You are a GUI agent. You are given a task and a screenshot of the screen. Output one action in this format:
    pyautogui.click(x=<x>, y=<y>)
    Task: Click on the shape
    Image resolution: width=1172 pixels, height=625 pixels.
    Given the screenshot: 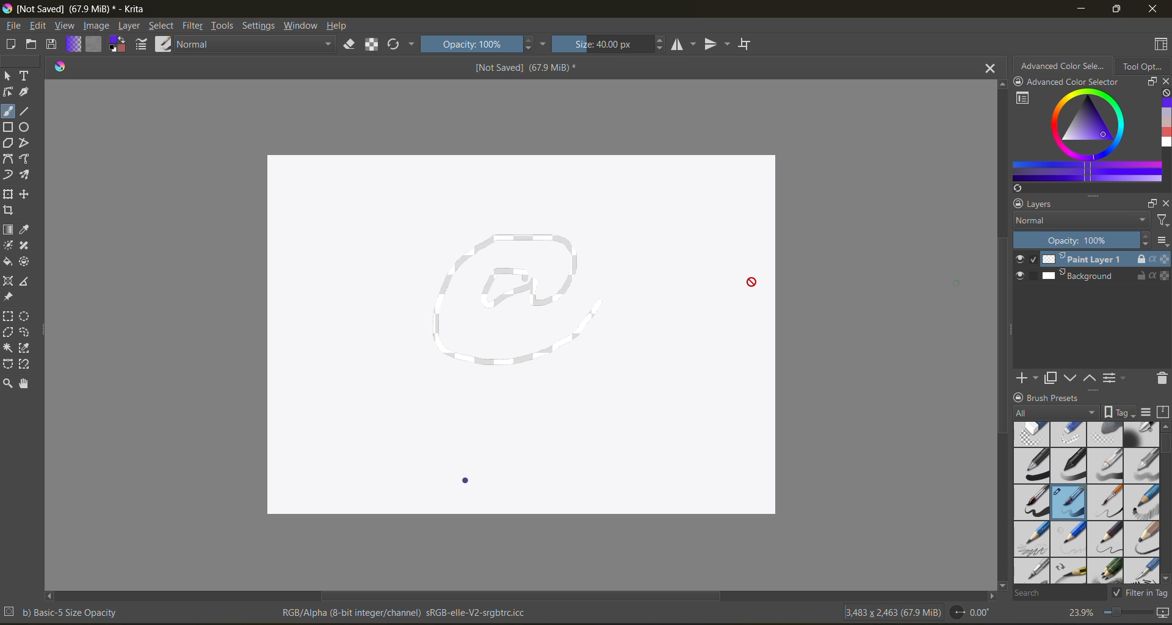 What is the action you would take?
    pyautogui.click(x=8, y=92)
    